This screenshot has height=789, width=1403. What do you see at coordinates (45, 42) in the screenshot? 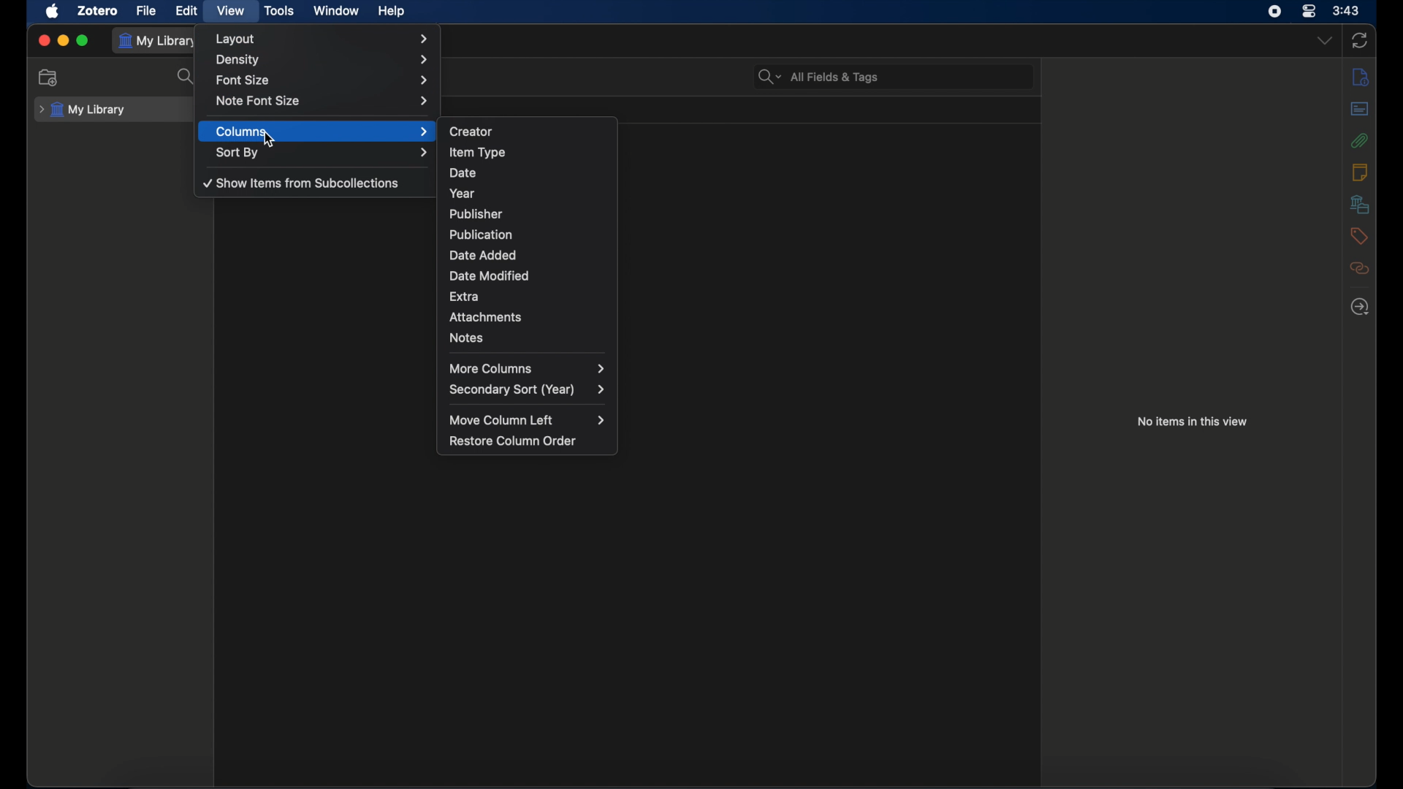
I see `close` at bounding box center [45, 42].